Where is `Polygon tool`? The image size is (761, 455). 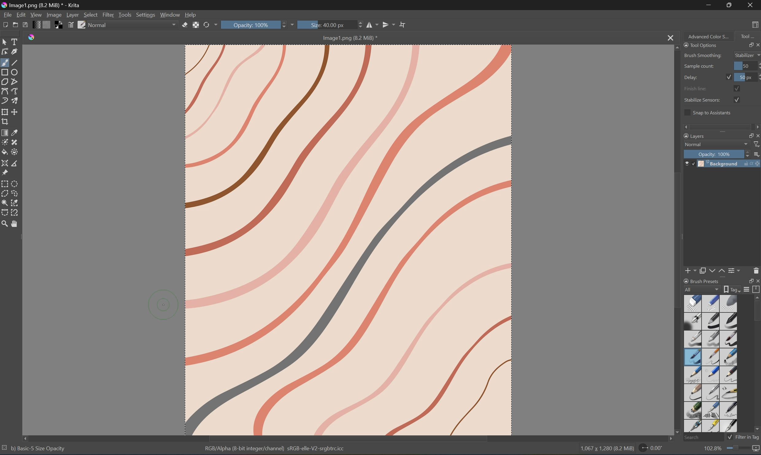 Polygon tool is located at coordinates (6, 82).